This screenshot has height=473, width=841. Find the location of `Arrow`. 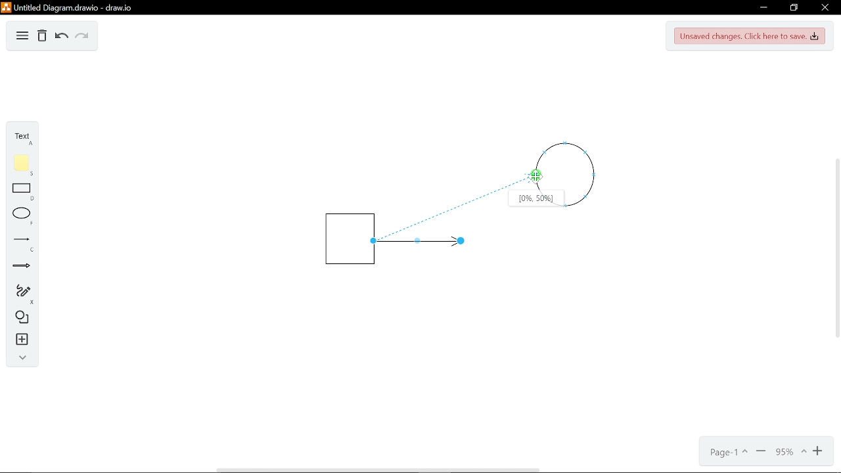

Arrow is located at coordinates (17, 267).